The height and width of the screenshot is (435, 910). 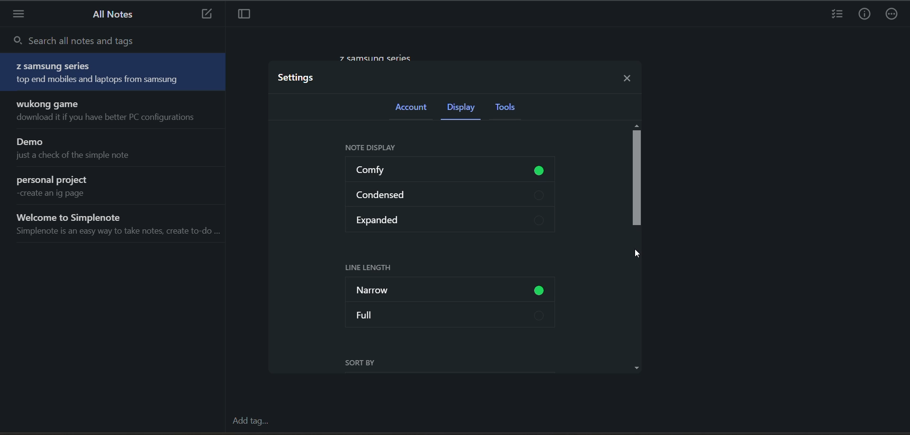 What do you see at coordinates (464, 108) in the screenshot?
I see `display` at bounding box center [464, 108].